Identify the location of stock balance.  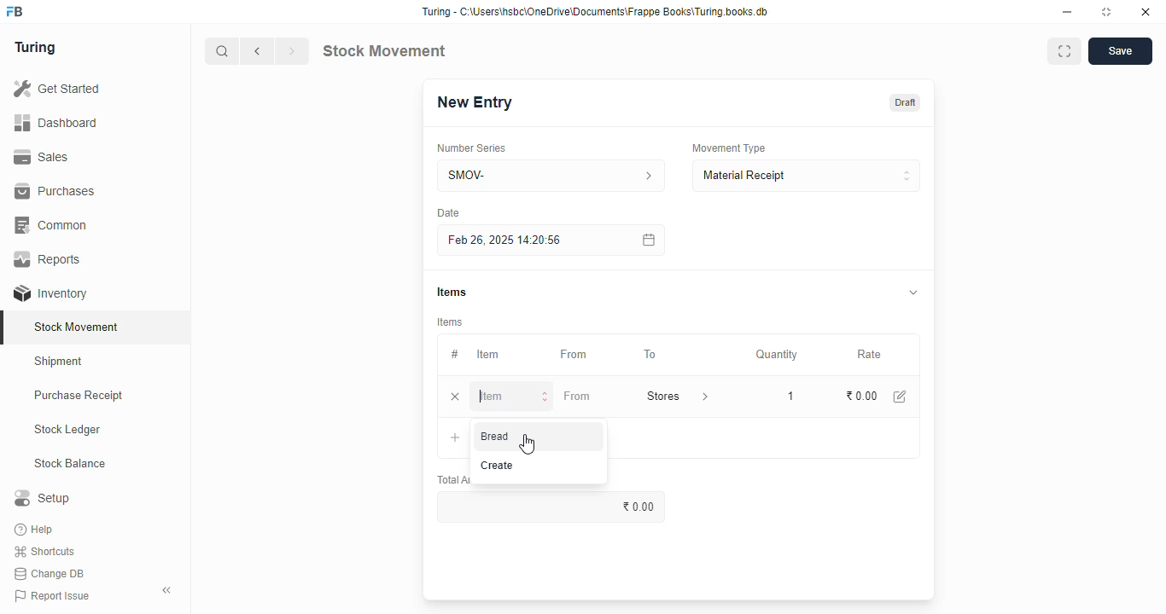
(71, 464).